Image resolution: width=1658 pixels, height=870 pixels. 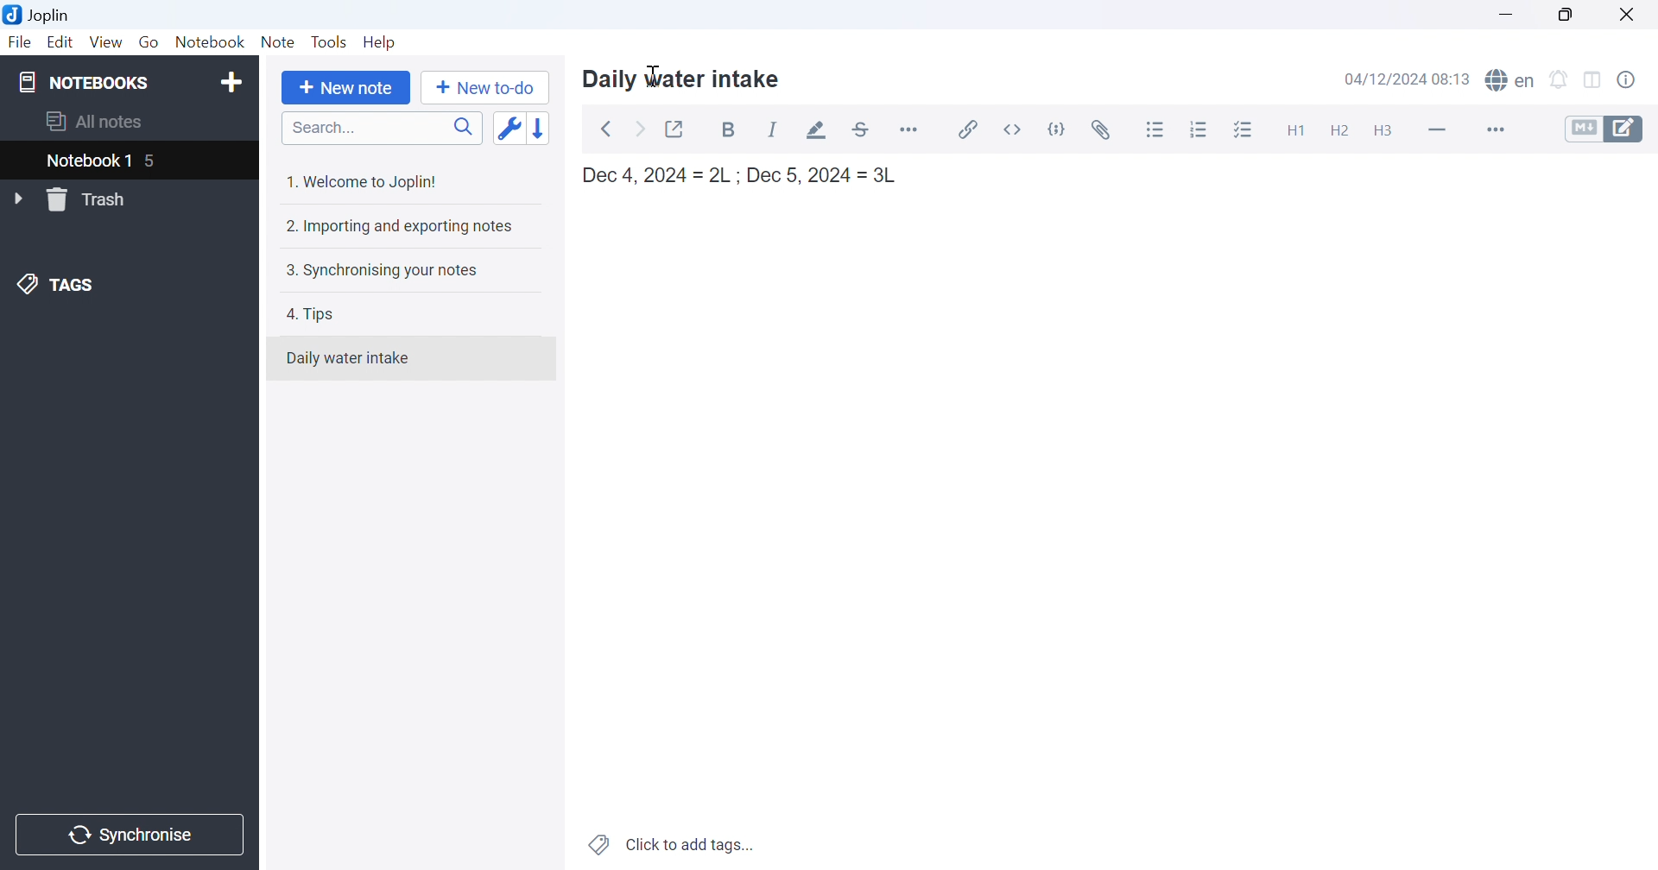 What do you see at coordinates (732, 131) in the screenshot?
I see `Bold` at bounding box center [732, 131].